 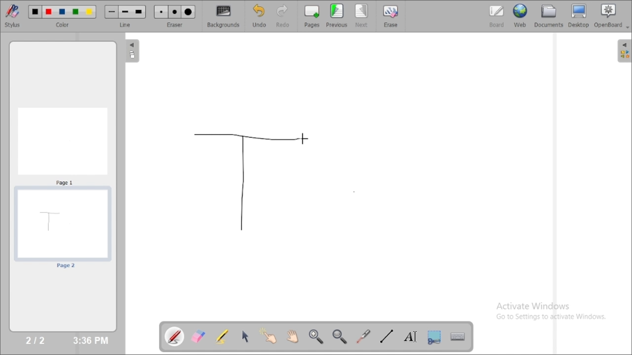 I want to click on undo, so click(x=259, y=16).